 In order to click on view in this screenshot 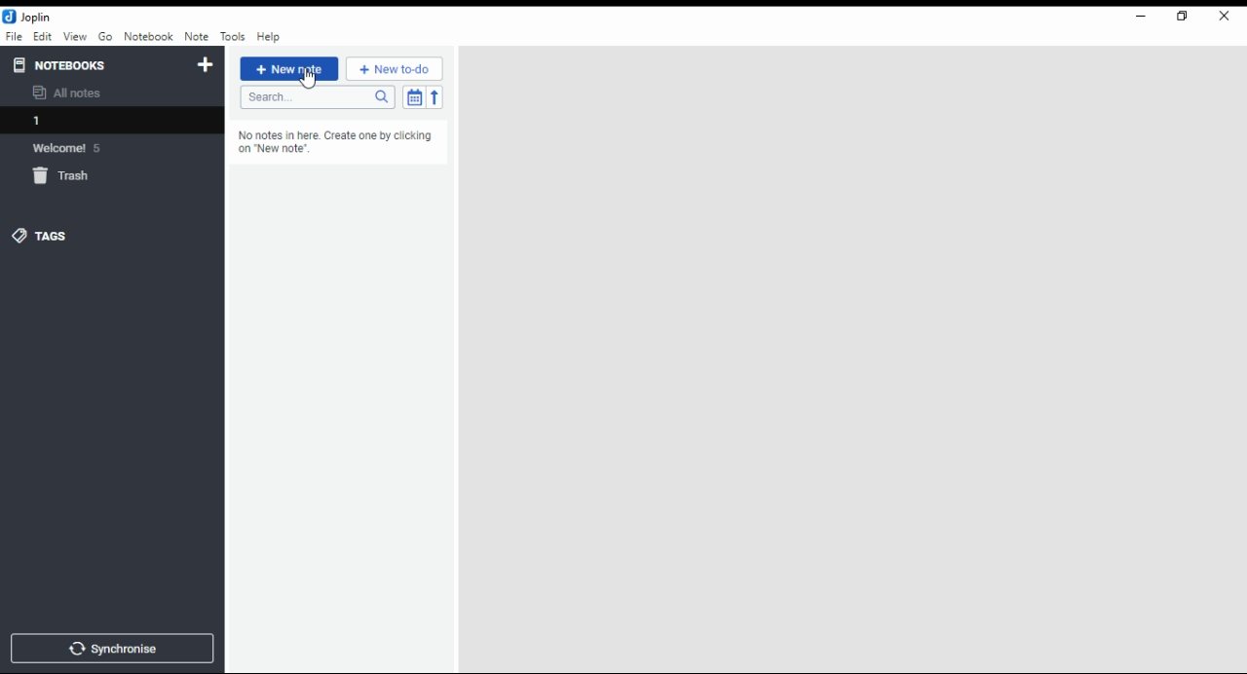, I will do `click(74, 37)`.